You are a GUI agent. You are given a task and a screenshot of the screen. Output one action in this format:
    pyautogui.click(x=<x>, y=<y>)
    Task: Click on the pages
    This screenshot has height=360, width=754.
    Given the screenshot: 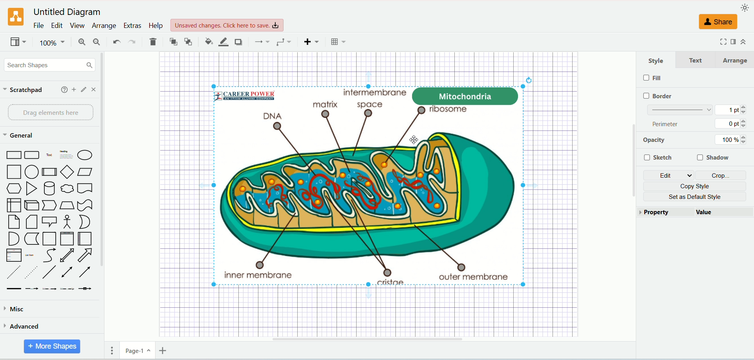 What is the action you would take?
    pyautogui.click(x=114, y=350)
    